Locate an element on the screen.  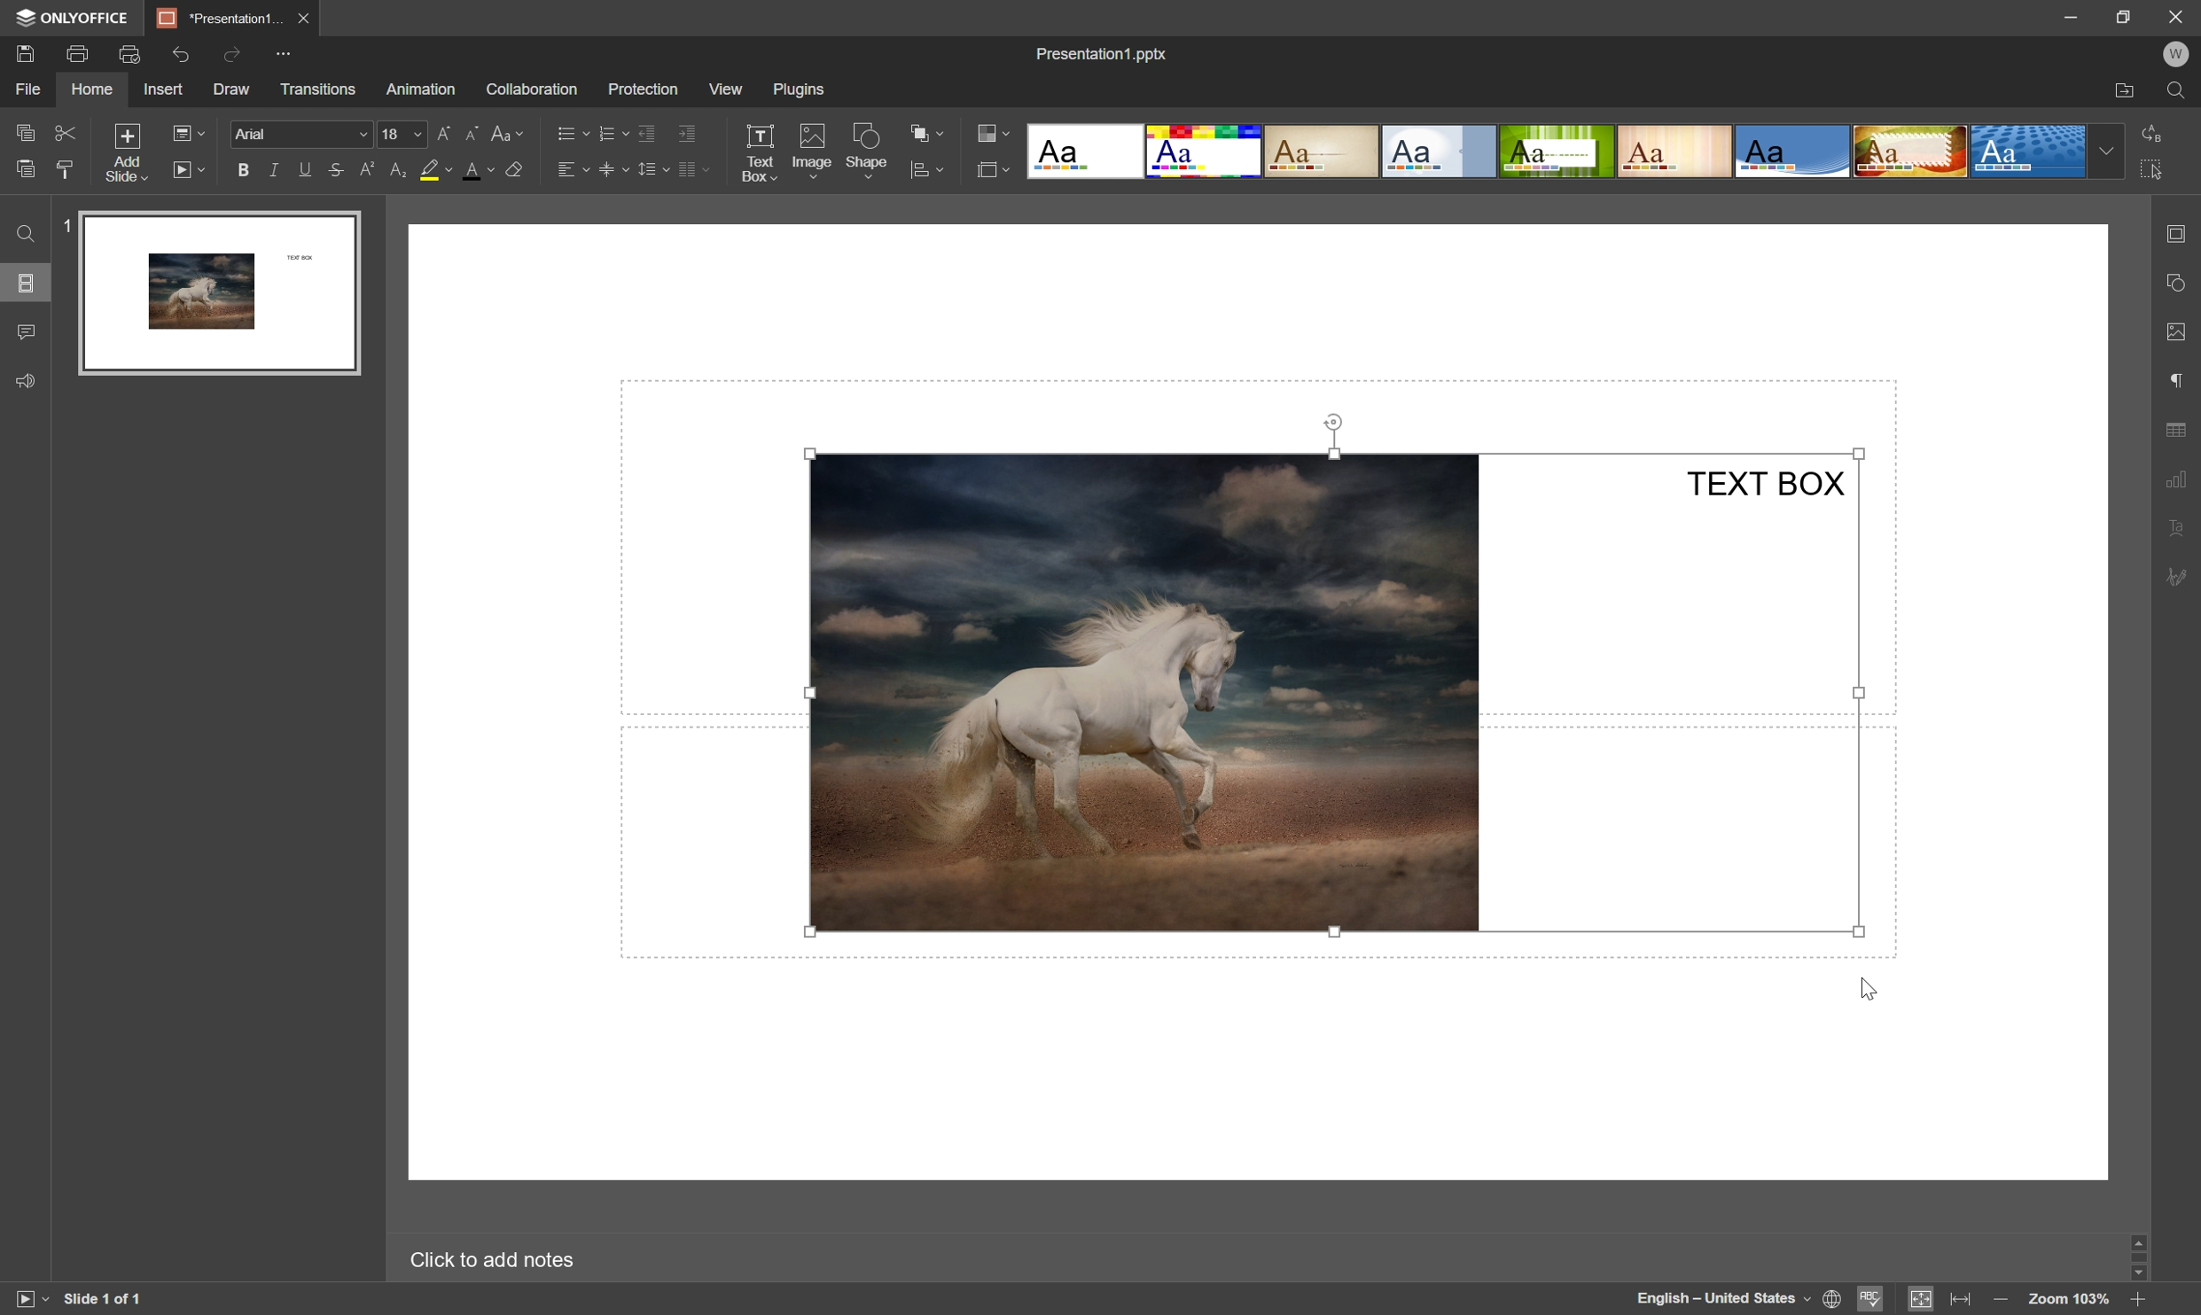
customize quick access toolbar is located at coordinates (294, 51).